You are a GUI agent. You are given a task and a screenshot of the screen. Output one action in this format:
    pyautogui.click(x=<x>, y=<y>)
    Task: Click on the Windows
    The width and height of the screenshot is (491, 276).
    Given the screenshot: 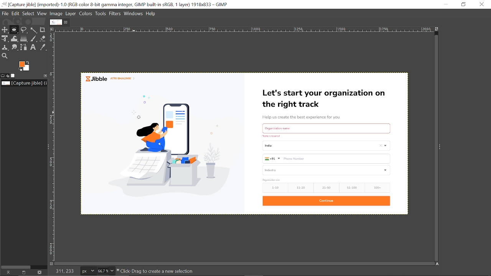 What is the action you would take?
    pyautogui.click(x=134, y=13)
    